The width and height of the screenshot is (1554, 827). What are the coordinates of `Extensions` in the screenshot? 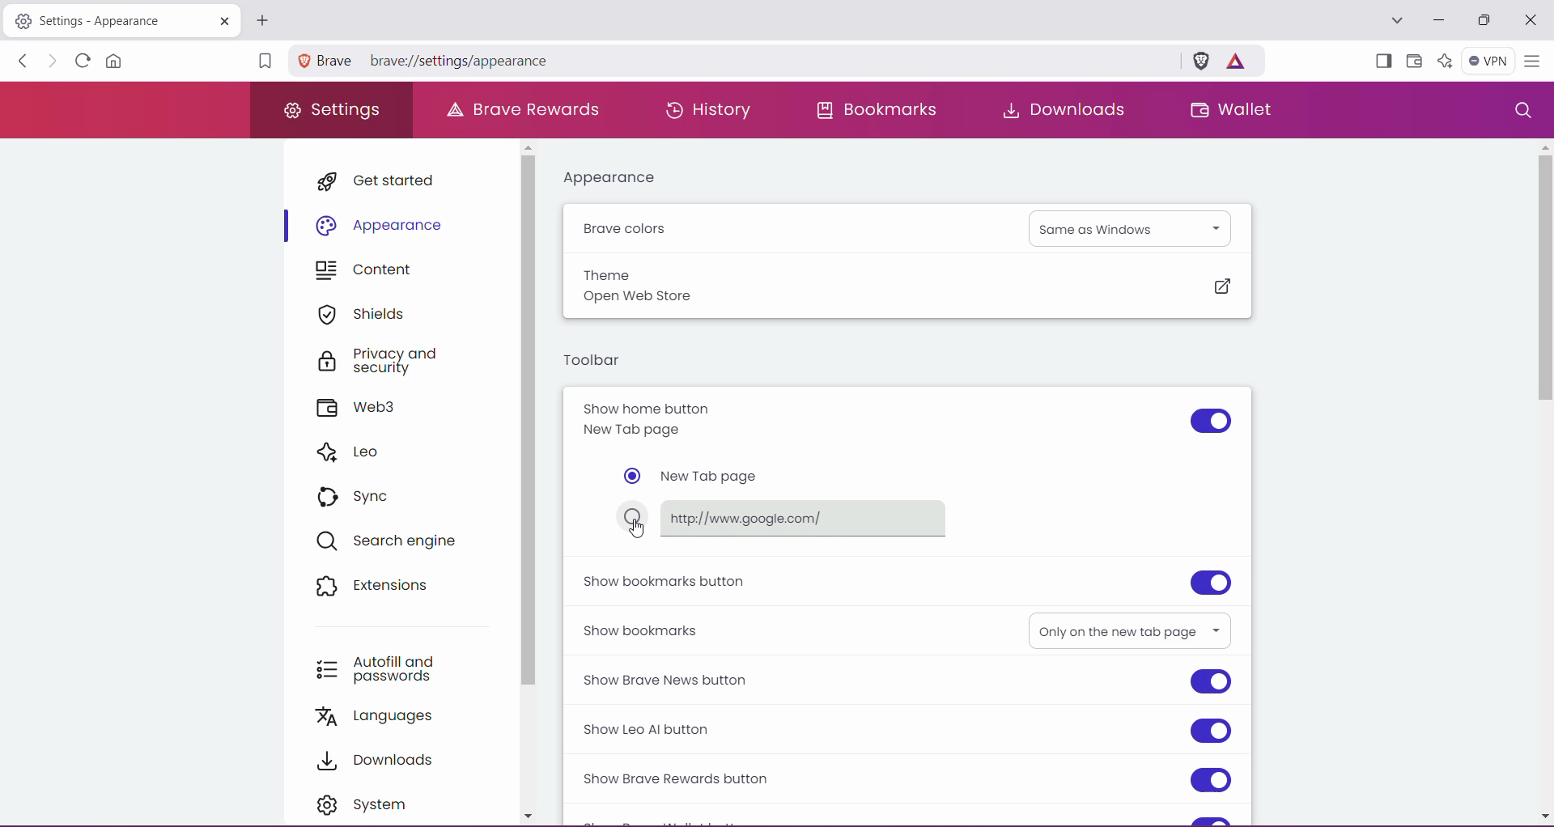 It's located at (380, 587).